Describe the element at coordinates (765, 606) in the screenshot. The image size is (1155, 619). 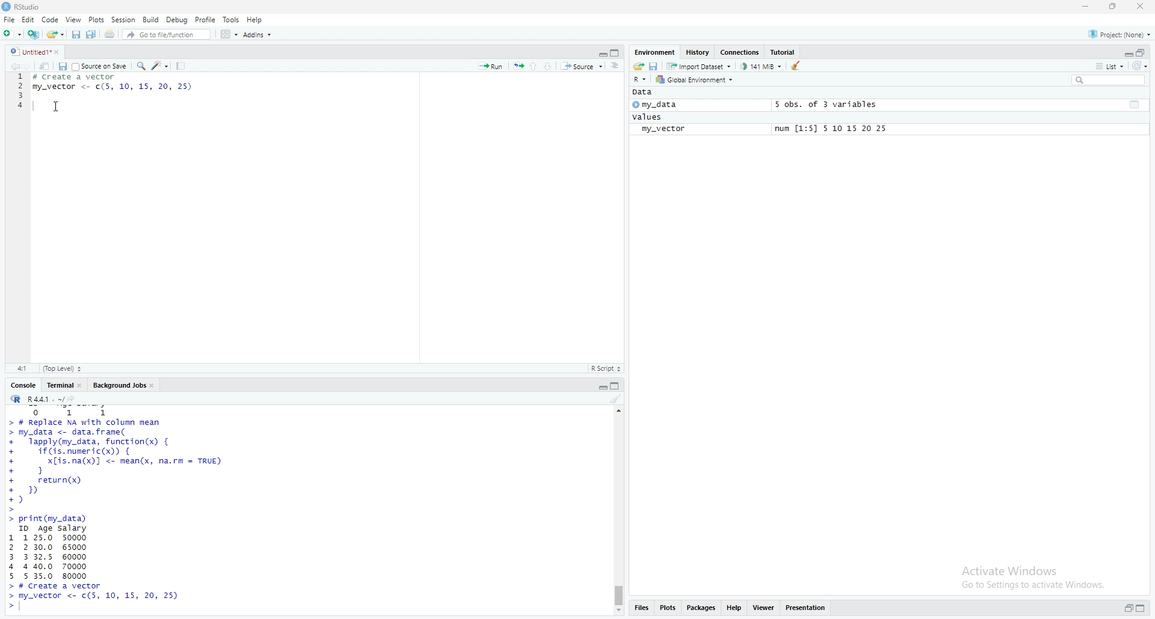
I see `viewer` at that location.